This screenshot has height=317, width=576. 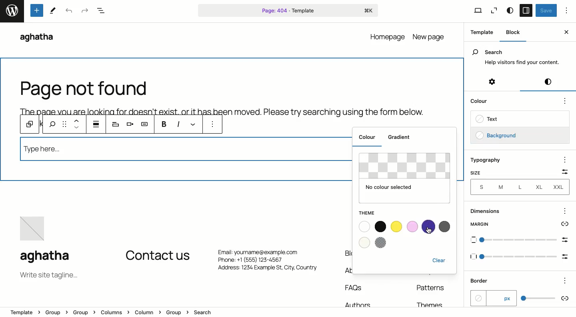 I want to click on options, so click(x=565, y=160).